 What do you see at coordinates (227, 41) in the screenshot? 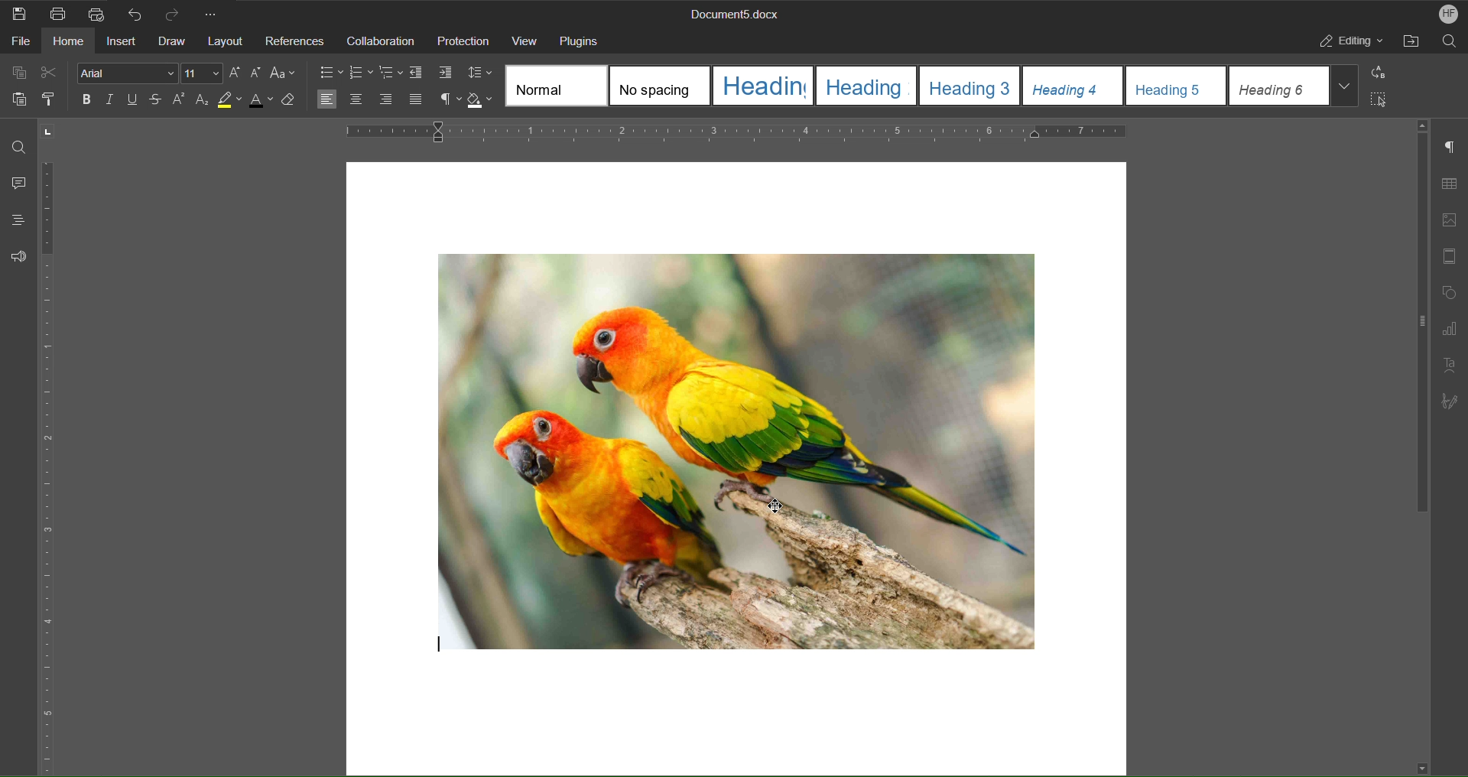
I see `Layout` at bounding box center [227, 41].